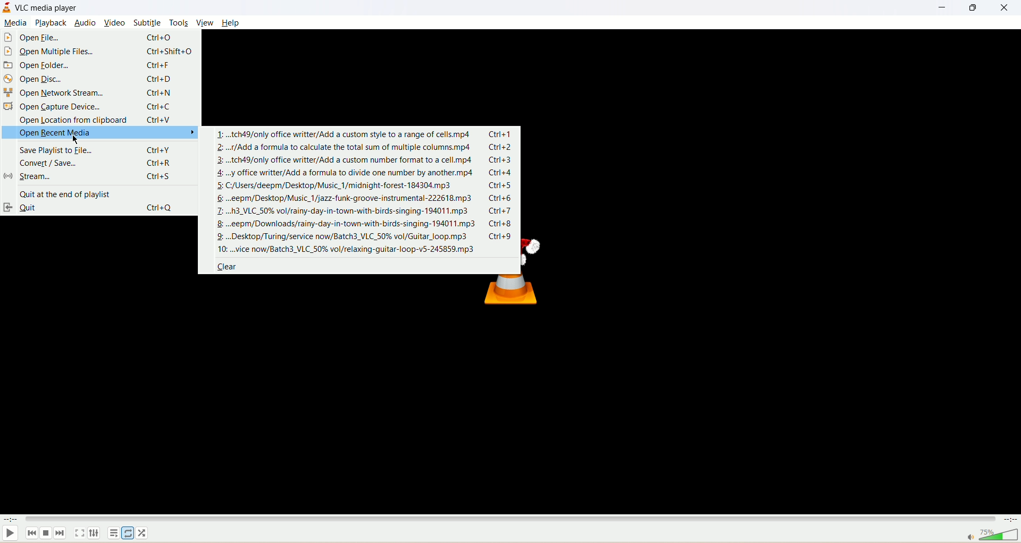 The image size is (1021, 543). Describe the element at coordinates (9, 535) in the screenshot. I see `play` at that location.